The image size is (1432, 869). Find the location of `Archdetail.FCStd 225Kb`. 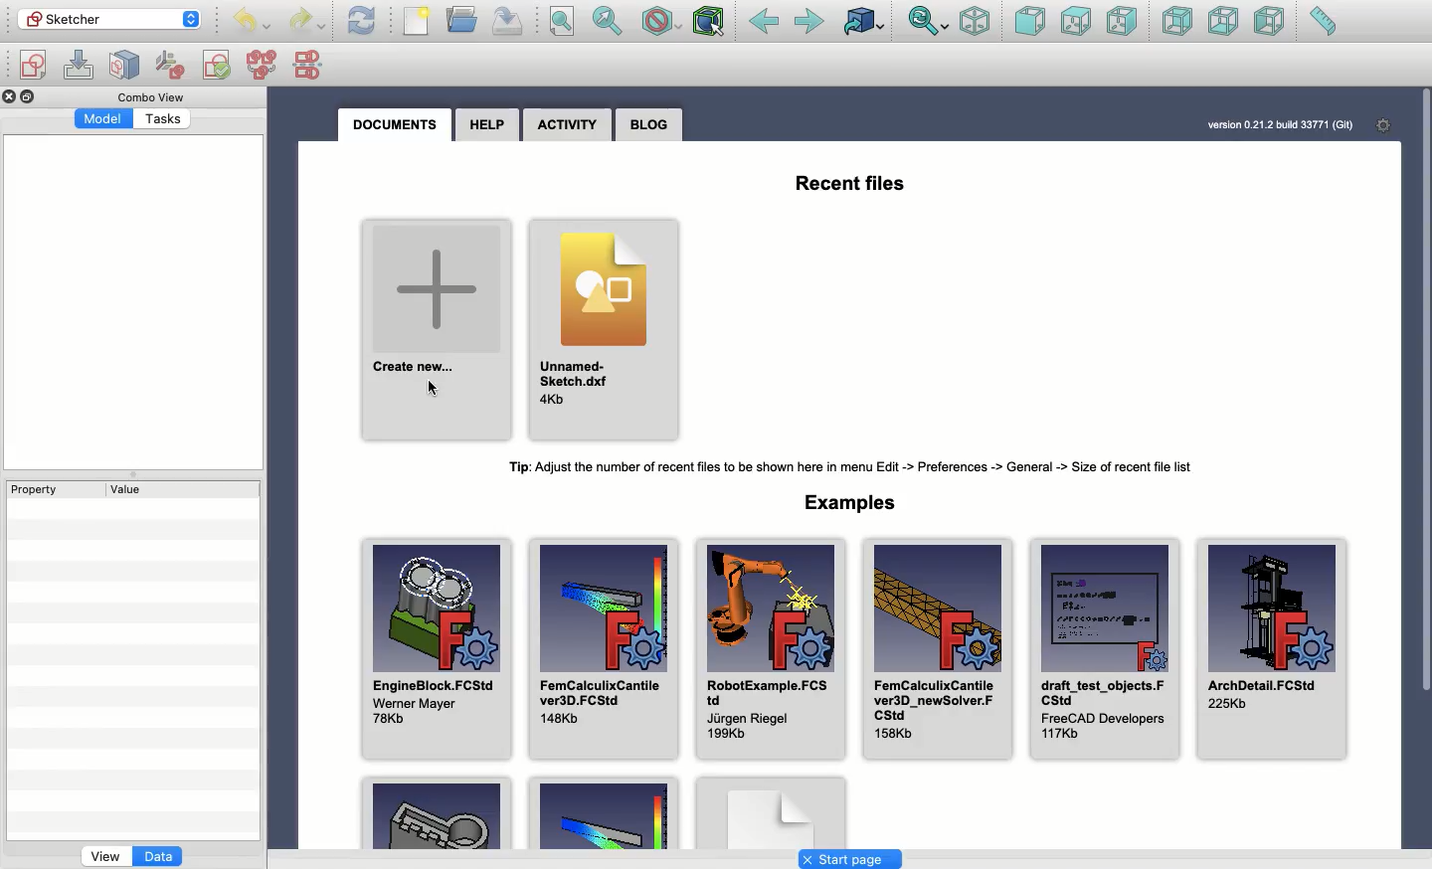

Archdetail.FCStd 225Kb is located at coordinates (1272, 649).